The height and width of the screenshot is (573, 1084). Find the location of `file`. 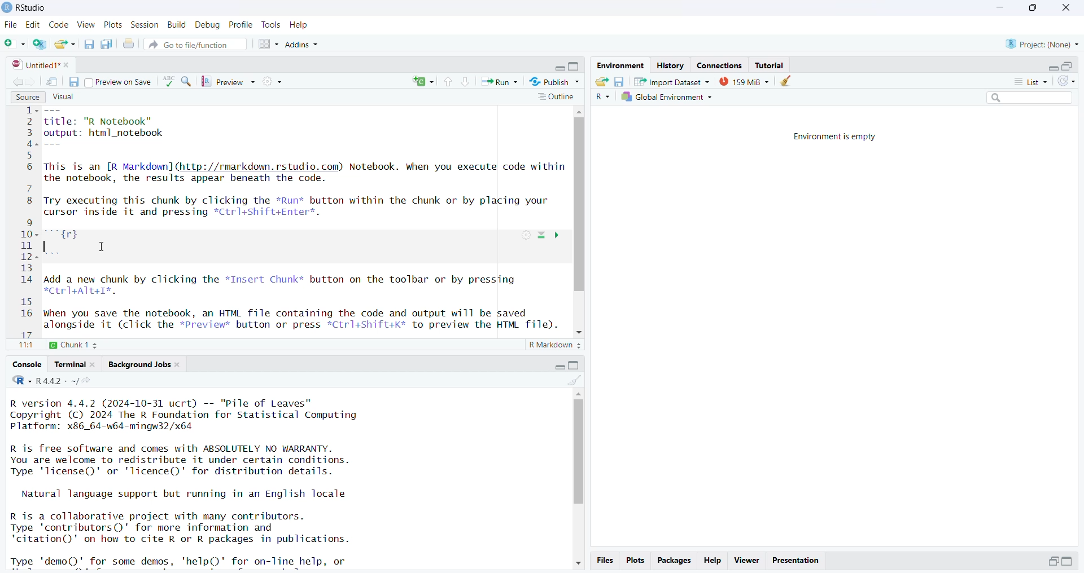

file is located at coordinates (12, 25).